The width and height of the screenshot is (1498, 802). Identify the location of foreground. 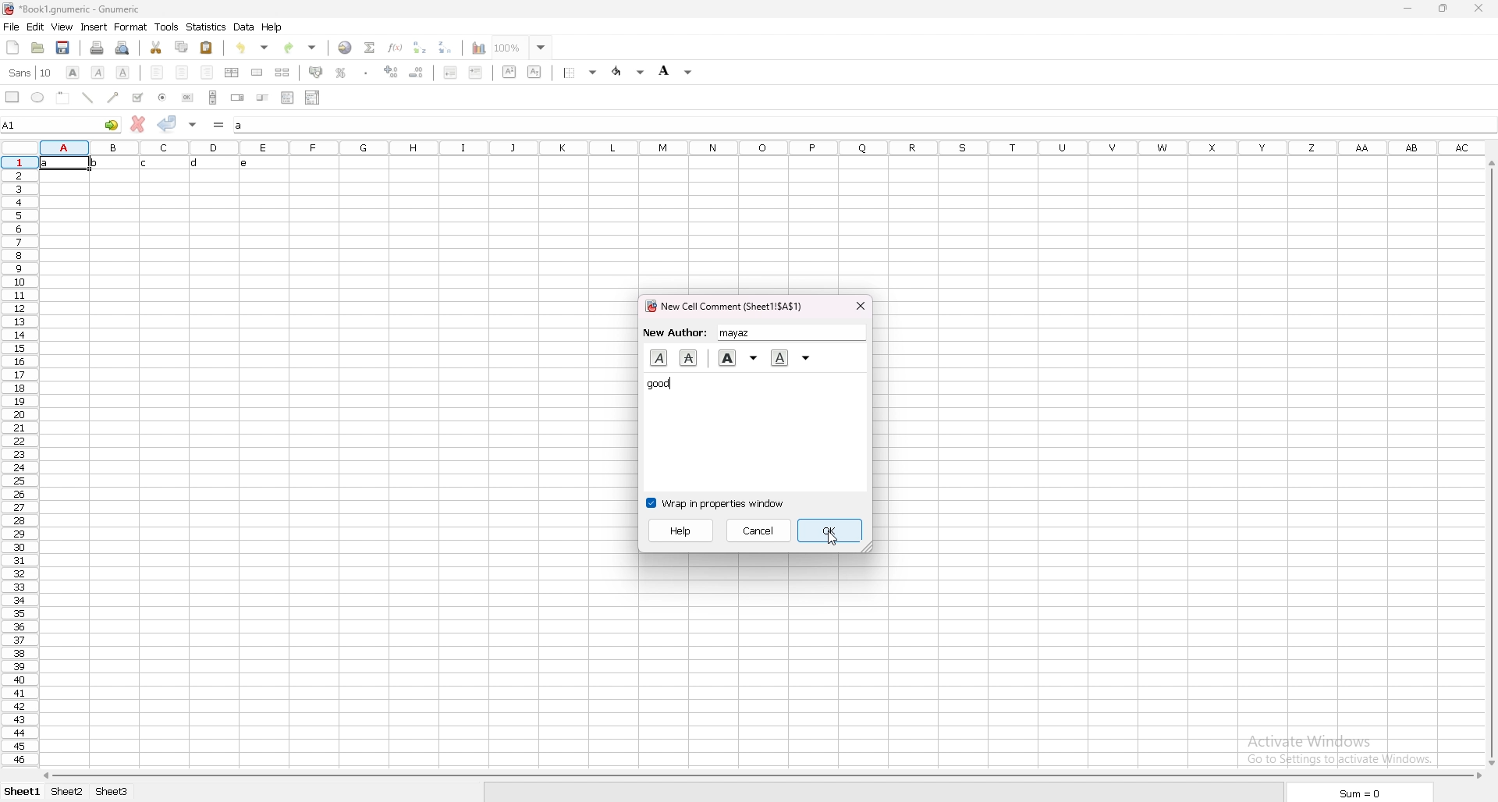
(629, 72).